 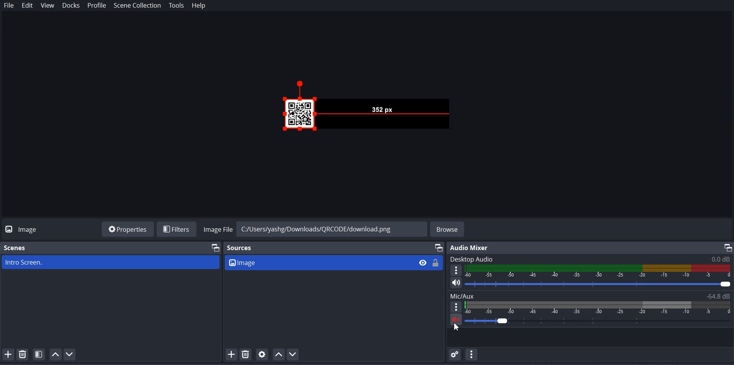 I want to click on Open scene Filter, so click(x=39, y=354).